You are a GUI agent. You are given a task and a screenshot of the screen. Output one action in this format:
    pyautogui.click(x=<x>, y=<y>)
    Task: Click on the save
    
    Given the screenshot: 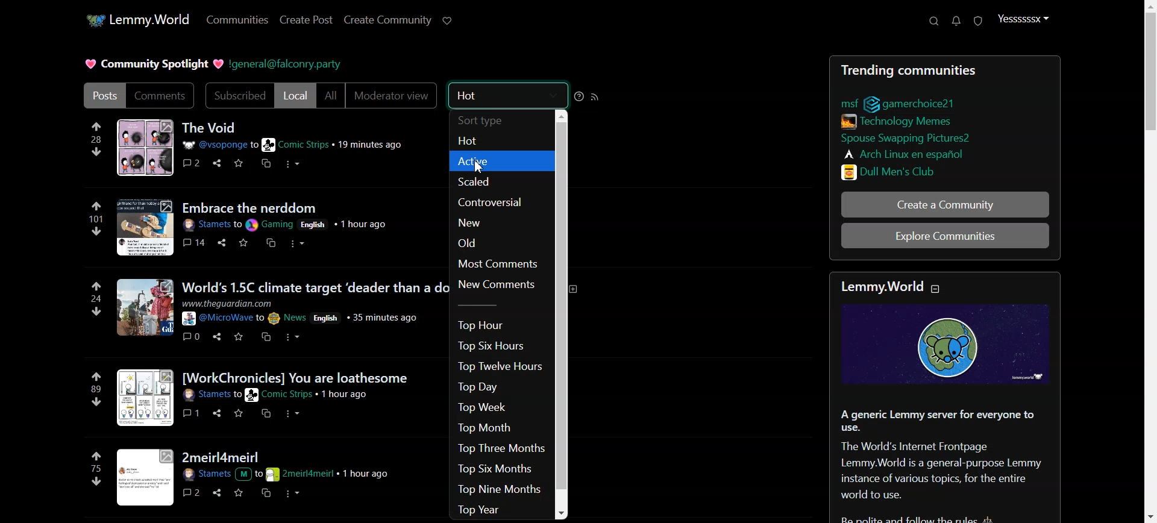 What is the action you would take?
    pyautogui.click(x=235, y=162)
    